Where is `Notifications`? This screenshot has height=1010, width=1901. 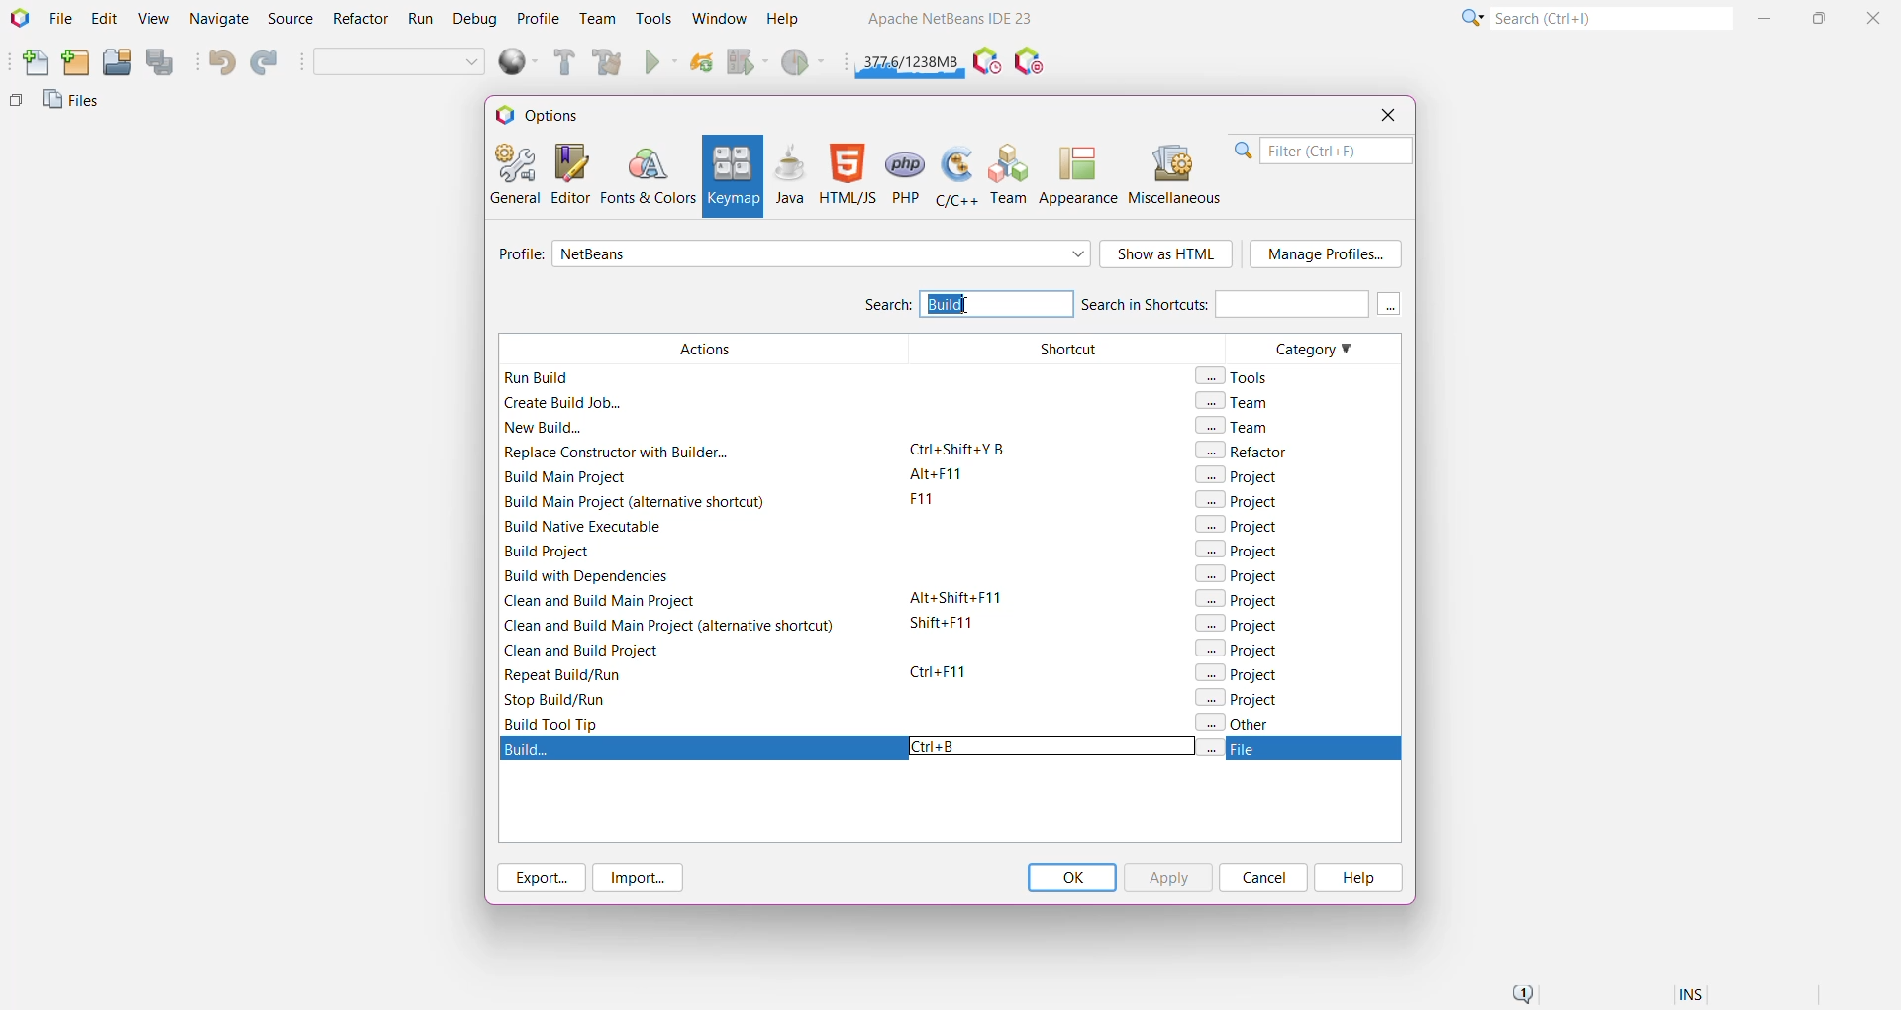
Notifications is located at coordinates (1521, 995).